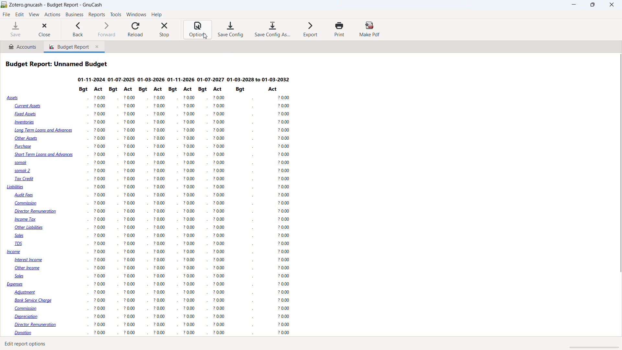 This screenshot has height=350, width=622. I want to click on close, so click(612, 5).